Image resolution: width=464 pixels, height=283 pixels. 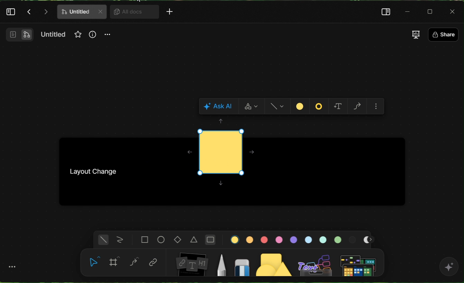 I want to click on more, so click(x=108, y=37).